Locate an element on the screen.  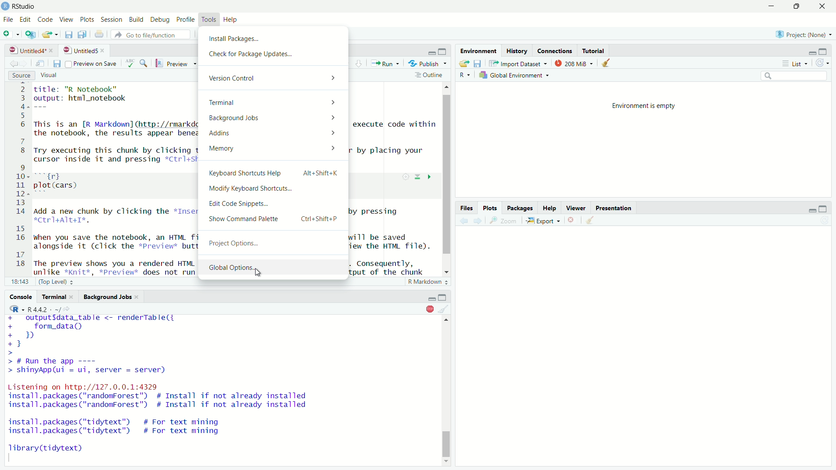
clear object is located at coordinates (593, 221).